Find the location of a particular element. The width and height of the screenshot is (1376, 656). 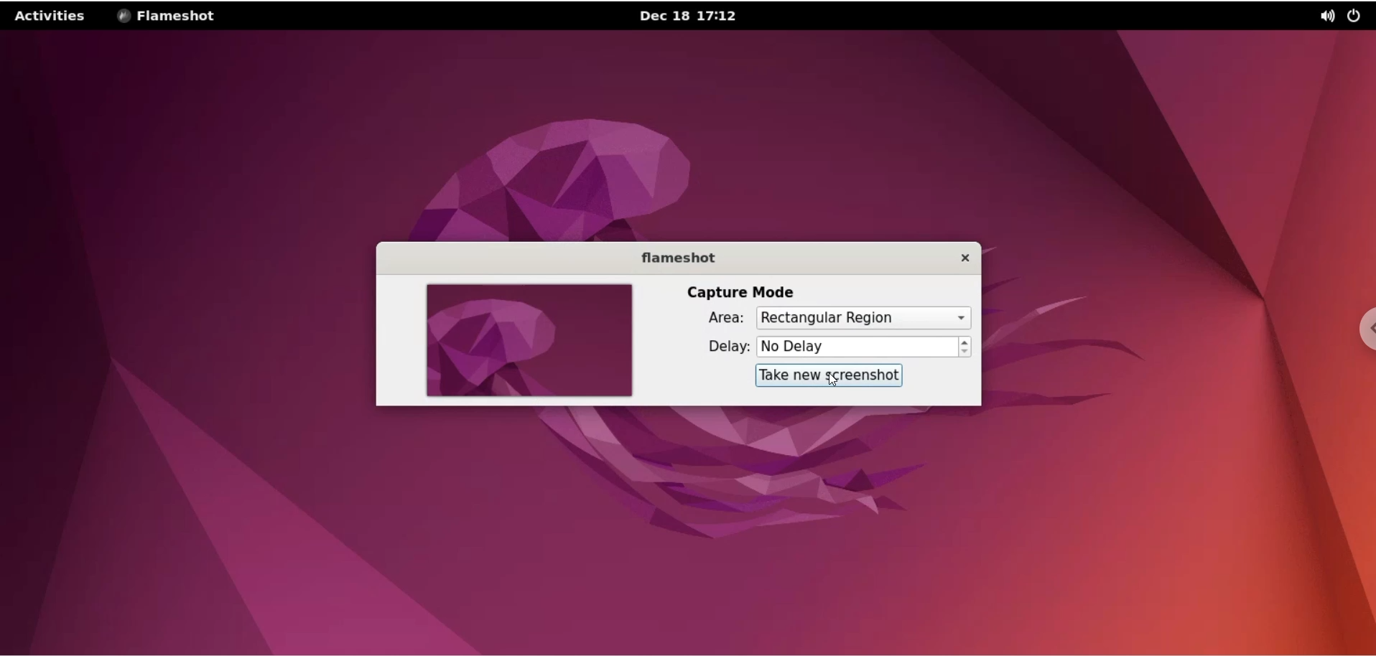

sound setting is located at coordinates (1321, 16).